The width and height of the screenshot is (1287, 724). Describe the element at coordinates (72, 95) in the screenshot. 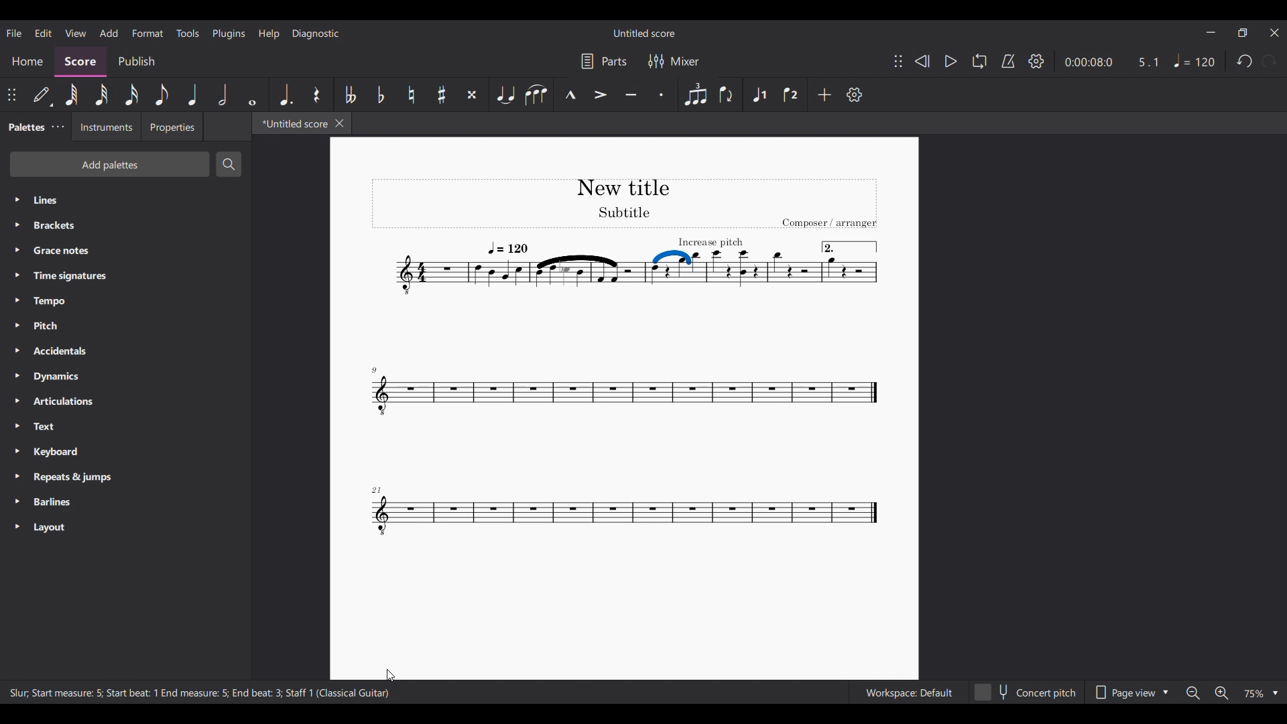

I see `64th note` at that location.